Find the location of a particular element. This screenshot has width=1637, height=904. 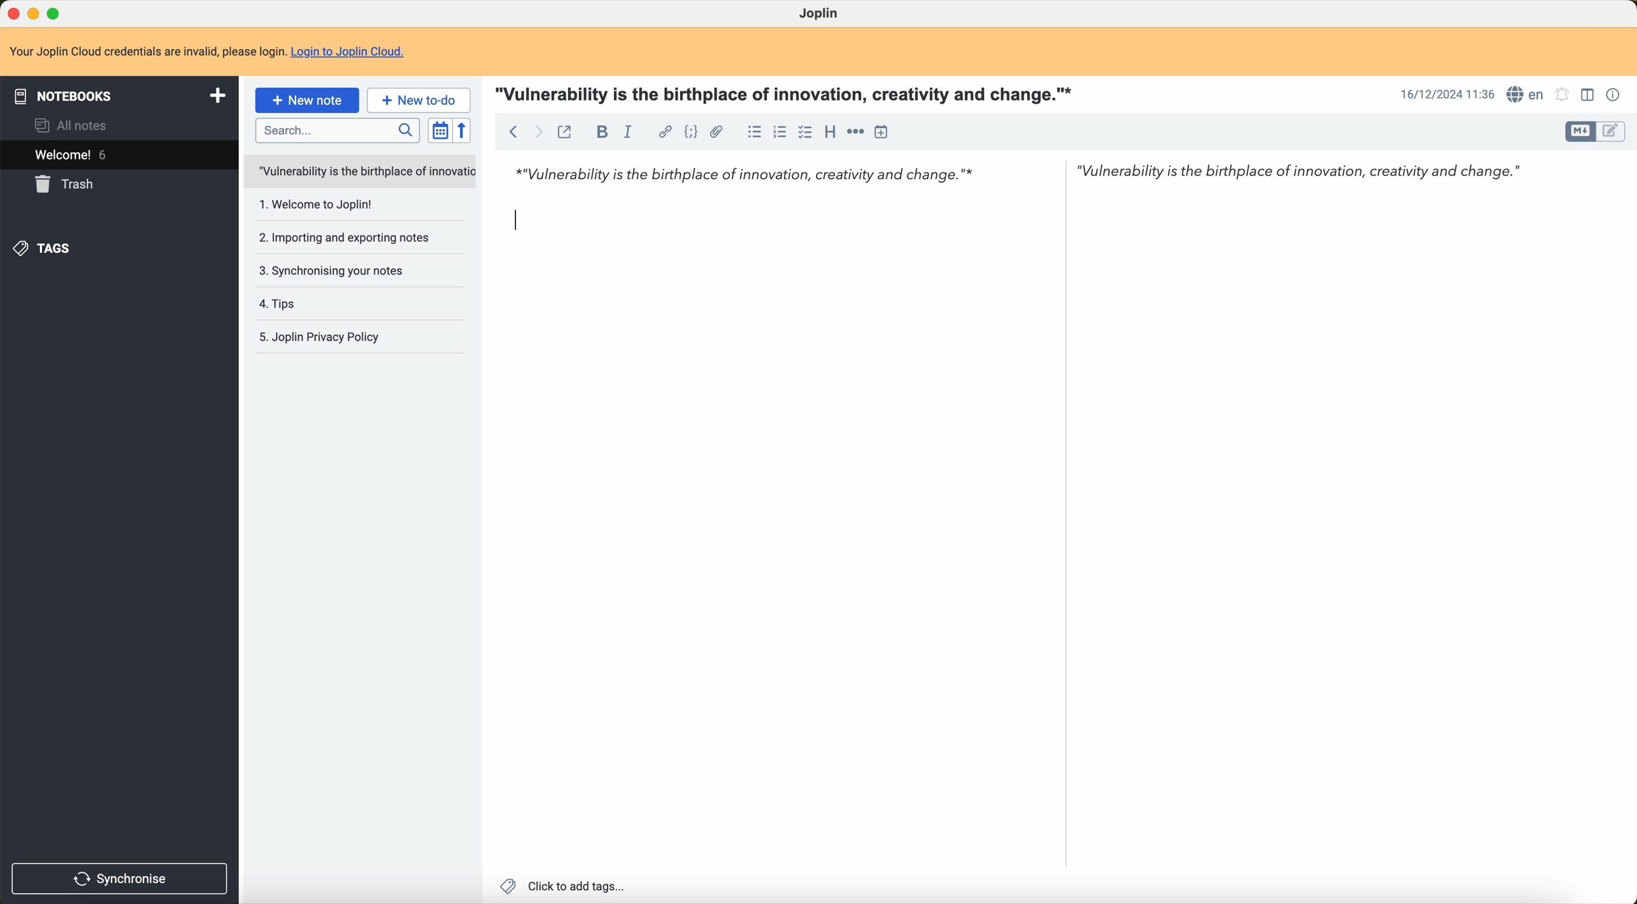

insert time is located at coordinates (887, 132).